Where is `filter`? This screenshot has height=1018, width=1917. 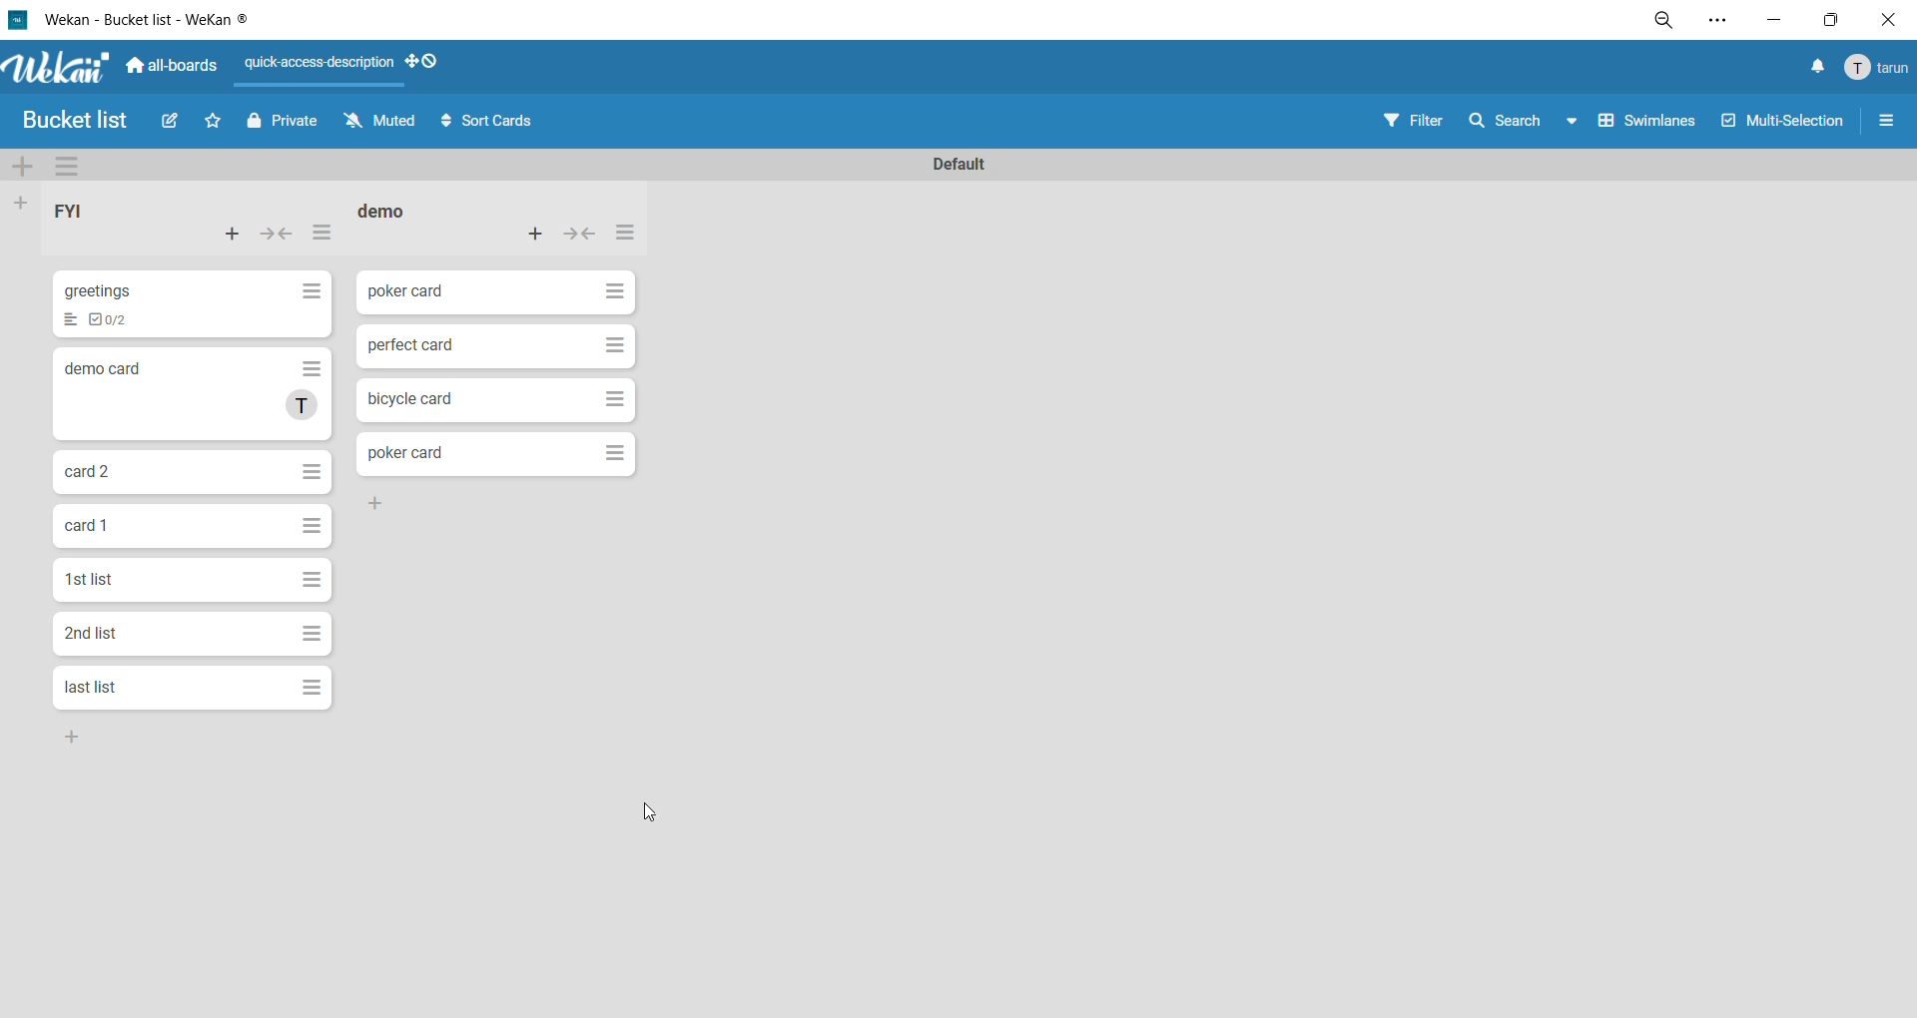
filter is located at coordinates (1419, 120).